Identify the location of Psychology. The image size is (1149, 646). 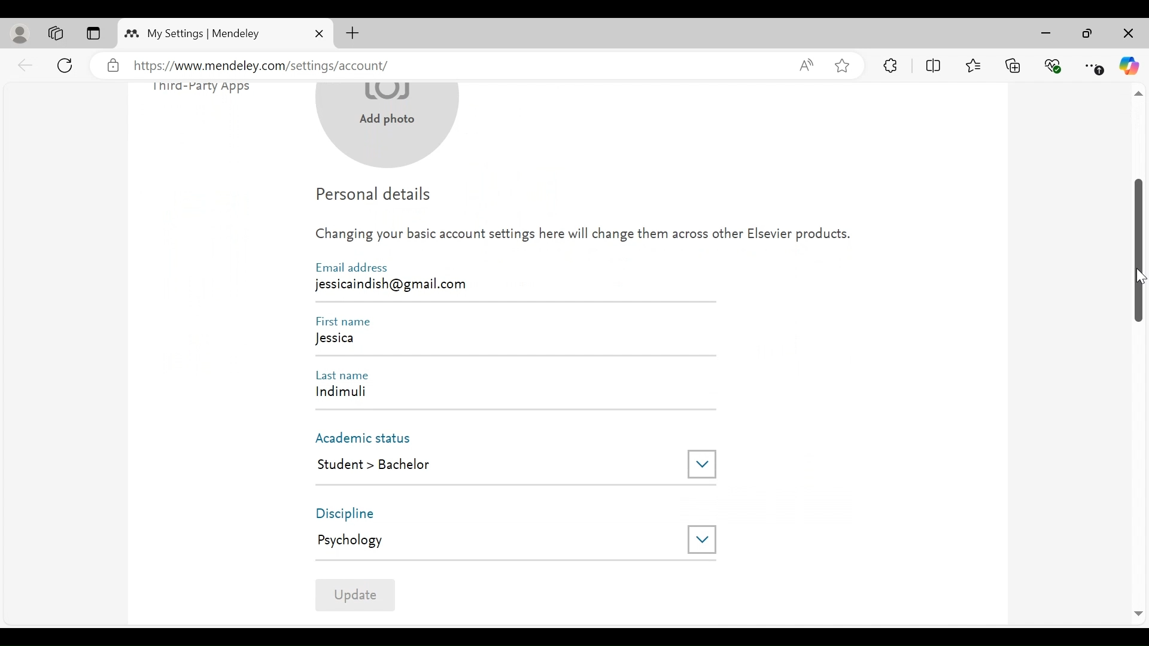
(497, 540).